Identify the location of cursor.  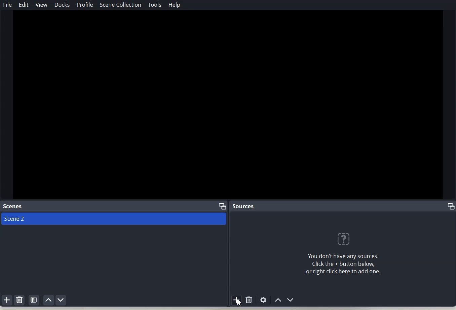
(239, 302).